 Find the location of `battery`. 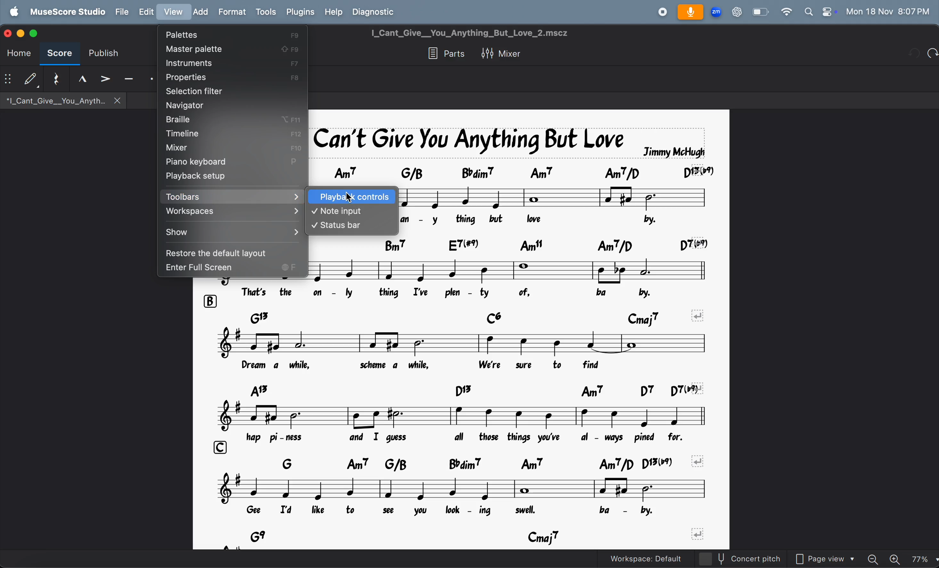

battery is located at coordinates (760, 12).